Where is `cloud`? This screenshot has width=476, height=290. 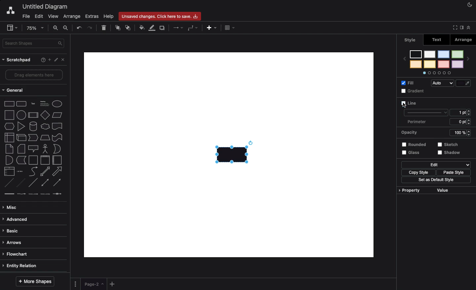 cloud is located at coordinates (44, 127).